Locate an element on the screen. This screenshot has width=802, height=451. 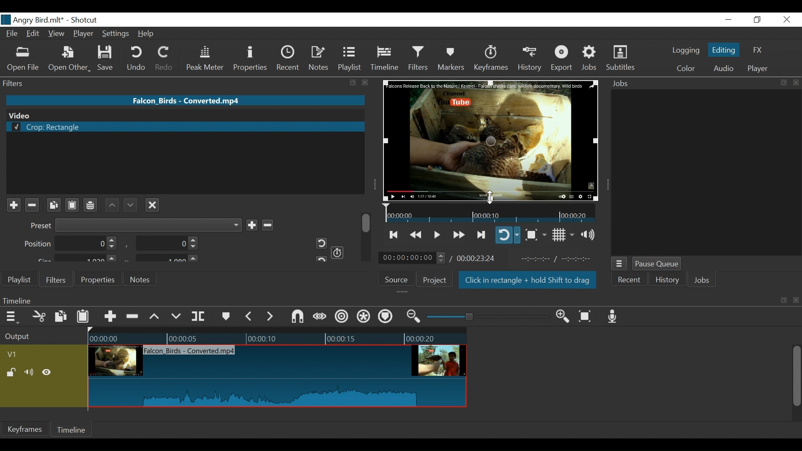
Video Track Name is located at coordinates (36, 355).